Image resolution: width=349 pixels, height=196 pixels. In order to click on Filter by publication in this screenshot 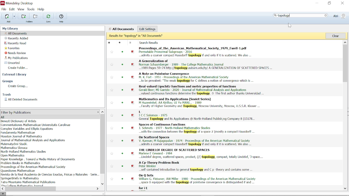, I will do `click(50, 112)`.